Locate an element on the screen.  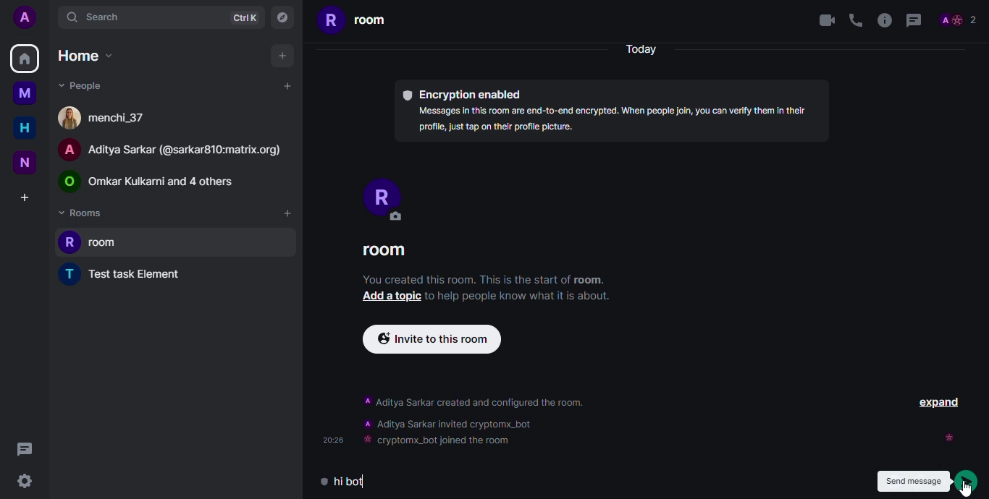
profile is located at coordinates (961, 18).